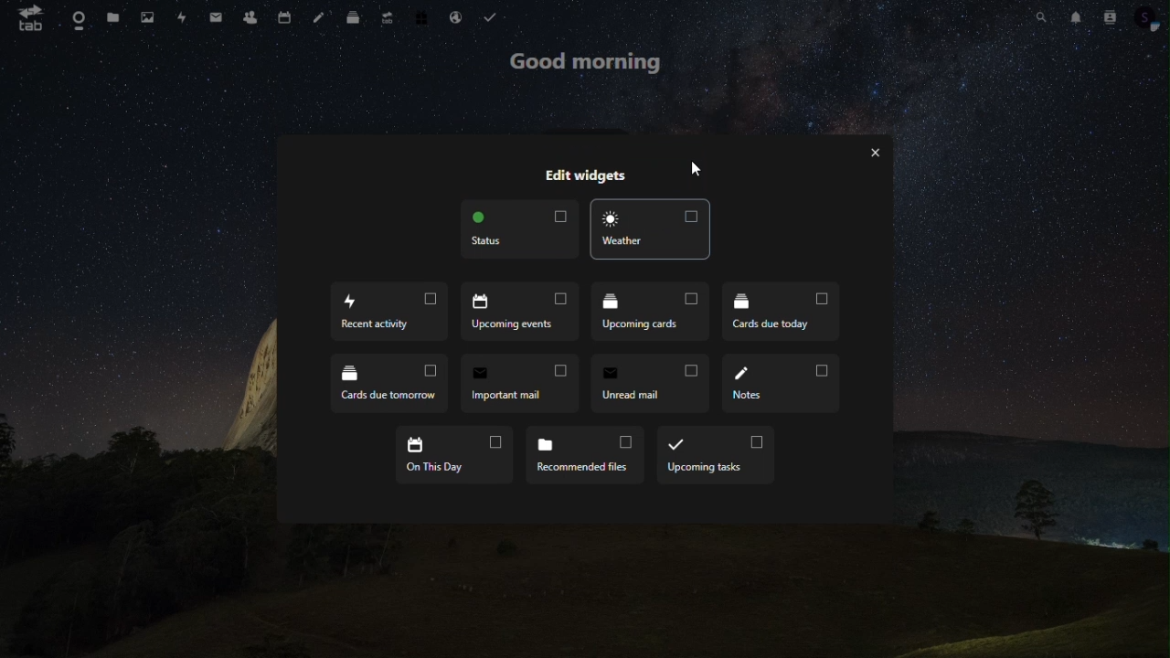 Image resolution: width=1170 pixels, height=658 pixels. I want to click on status, so click(522, 229).